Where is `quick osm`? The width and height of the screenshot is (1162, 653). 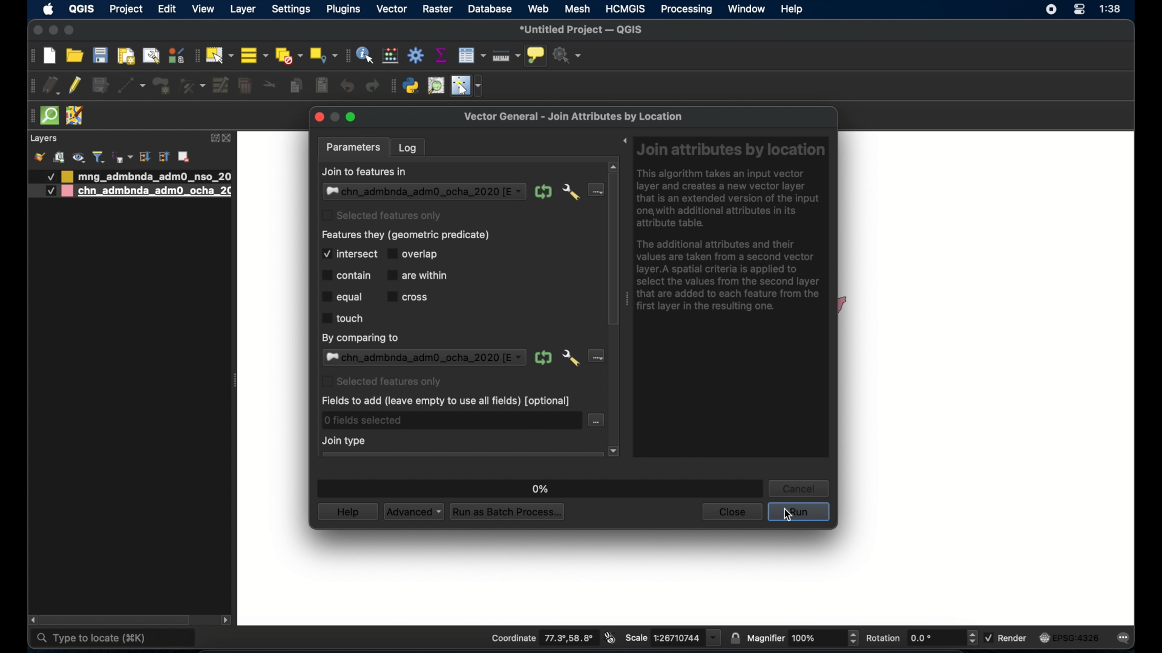 quick osm is located at coordinates (50, 116).